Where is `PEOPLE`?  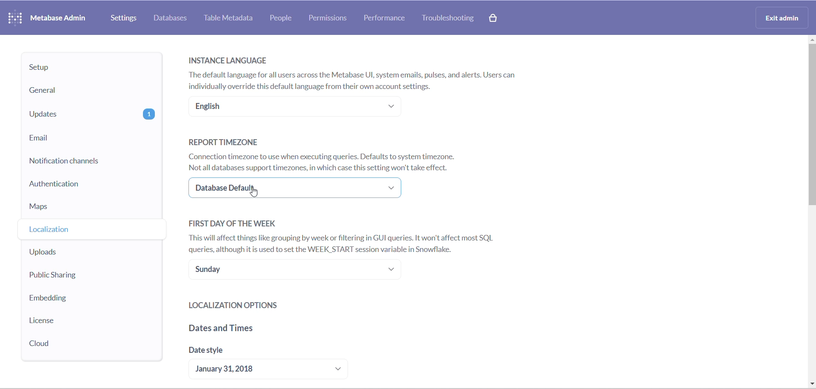
PEOPLE is located at coordinates (285, 18).